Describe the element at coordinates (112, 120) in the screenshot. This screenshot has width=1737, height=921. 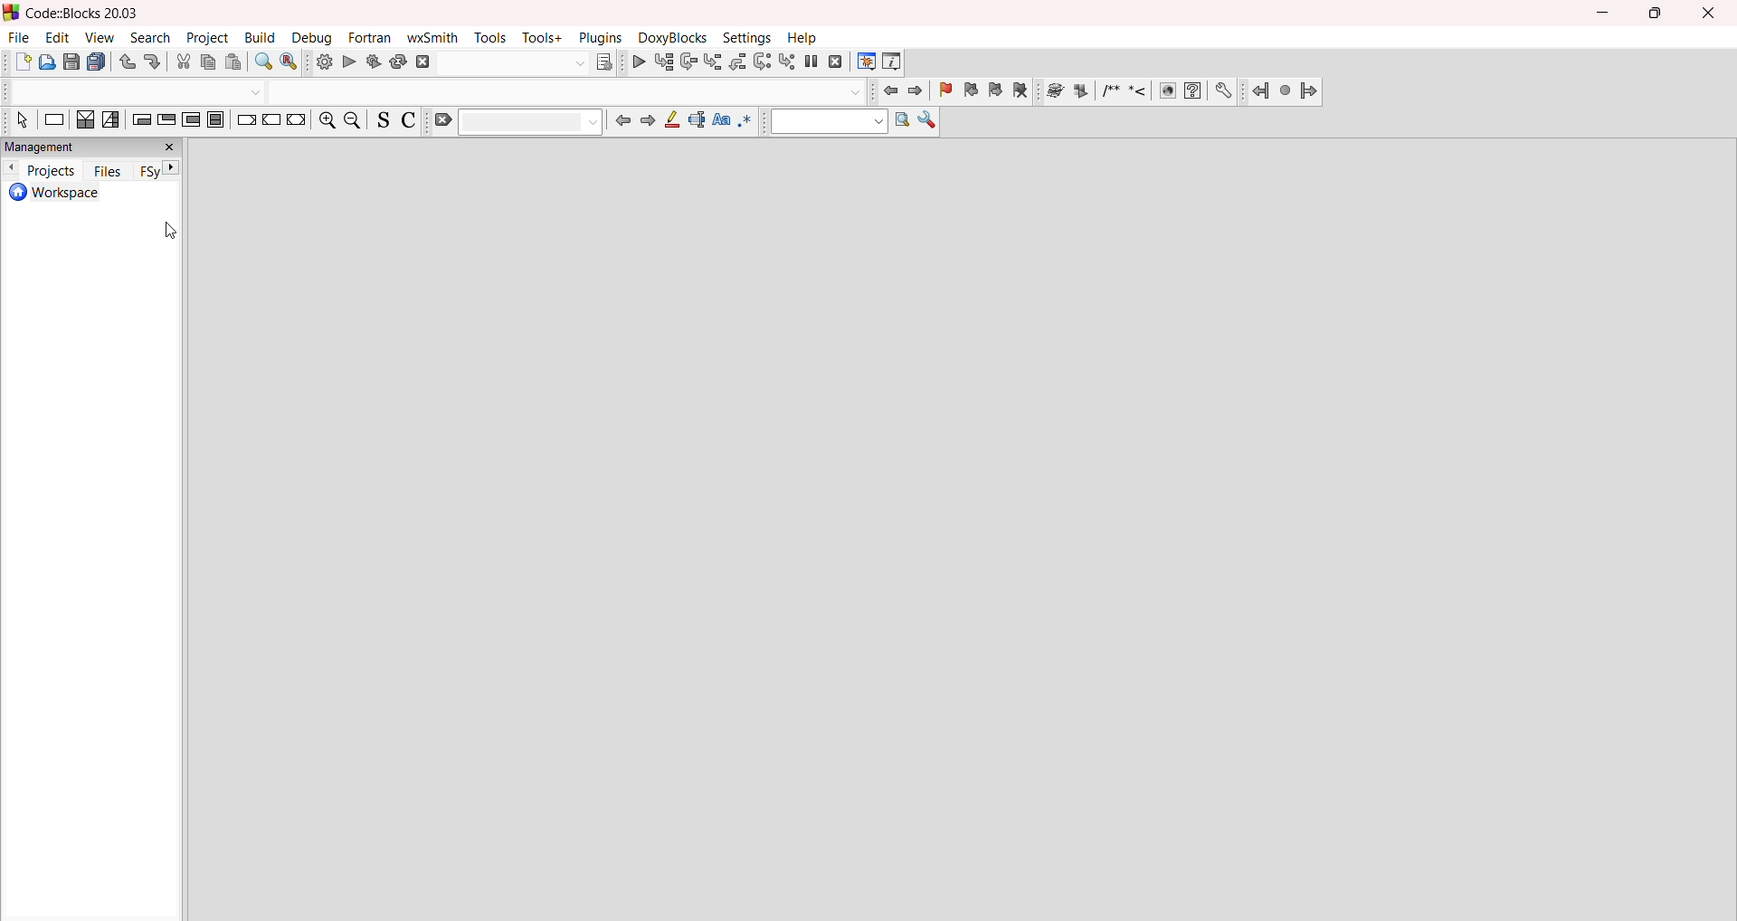
I see `selection` at that location.